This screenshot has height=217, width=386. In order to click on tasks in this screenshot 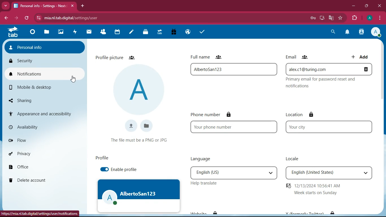, I will do `click(203, 32)`.